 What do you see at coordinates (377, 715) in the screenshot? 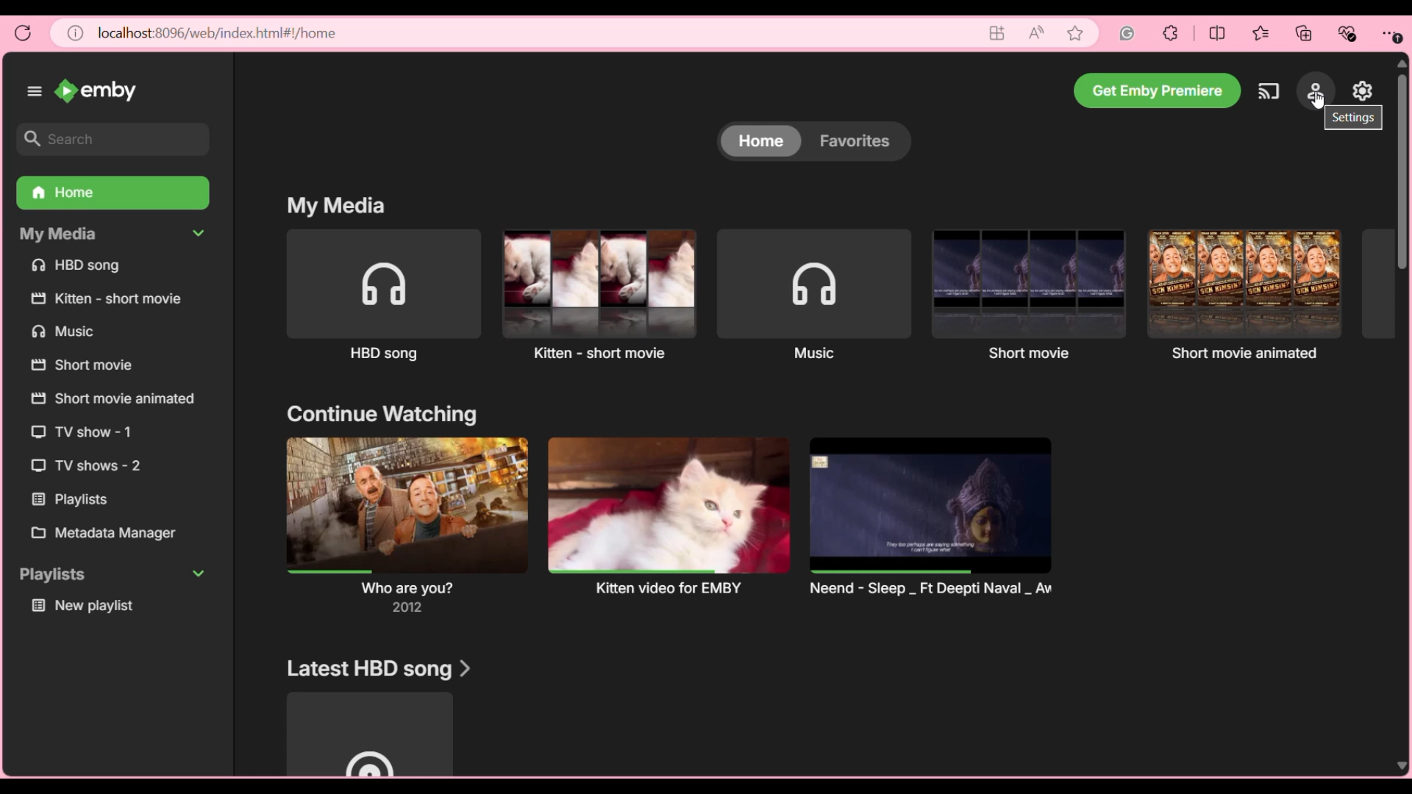
I see `Latest HBD song section and media option under it` at bounding box center [377, 715].